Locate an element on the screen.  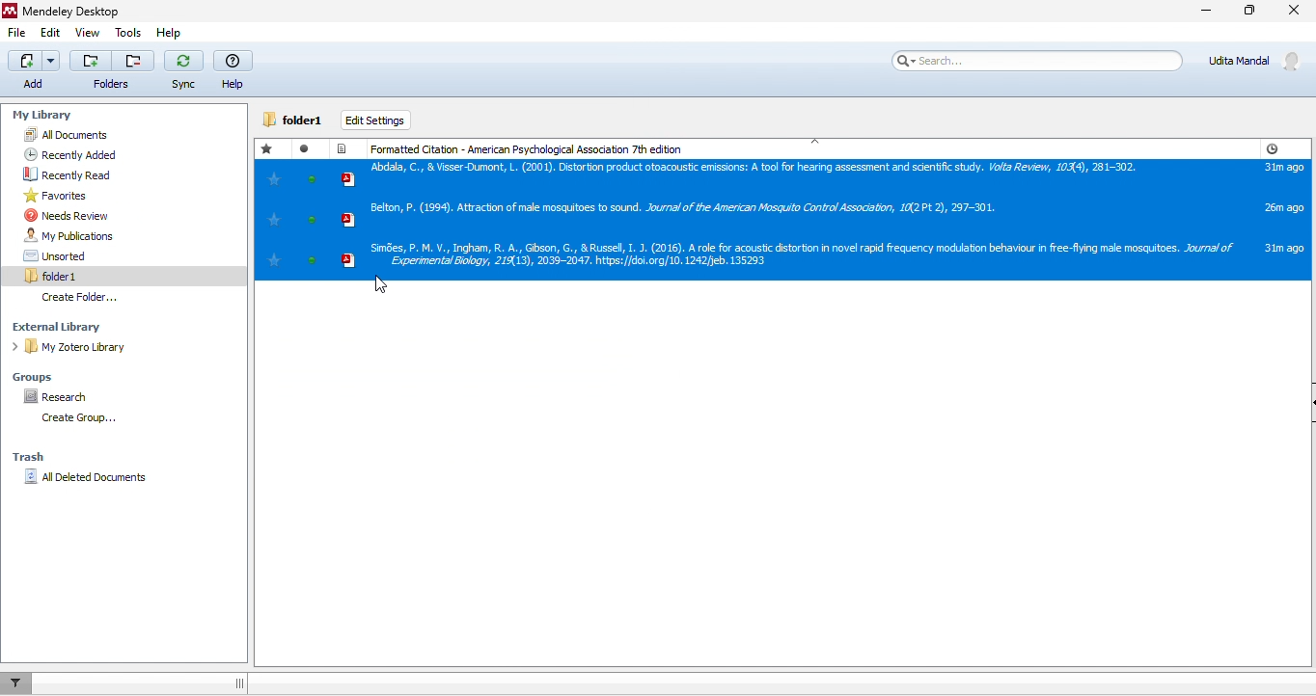
formatted citation APA 7 th is located at coordinates (533, 147).